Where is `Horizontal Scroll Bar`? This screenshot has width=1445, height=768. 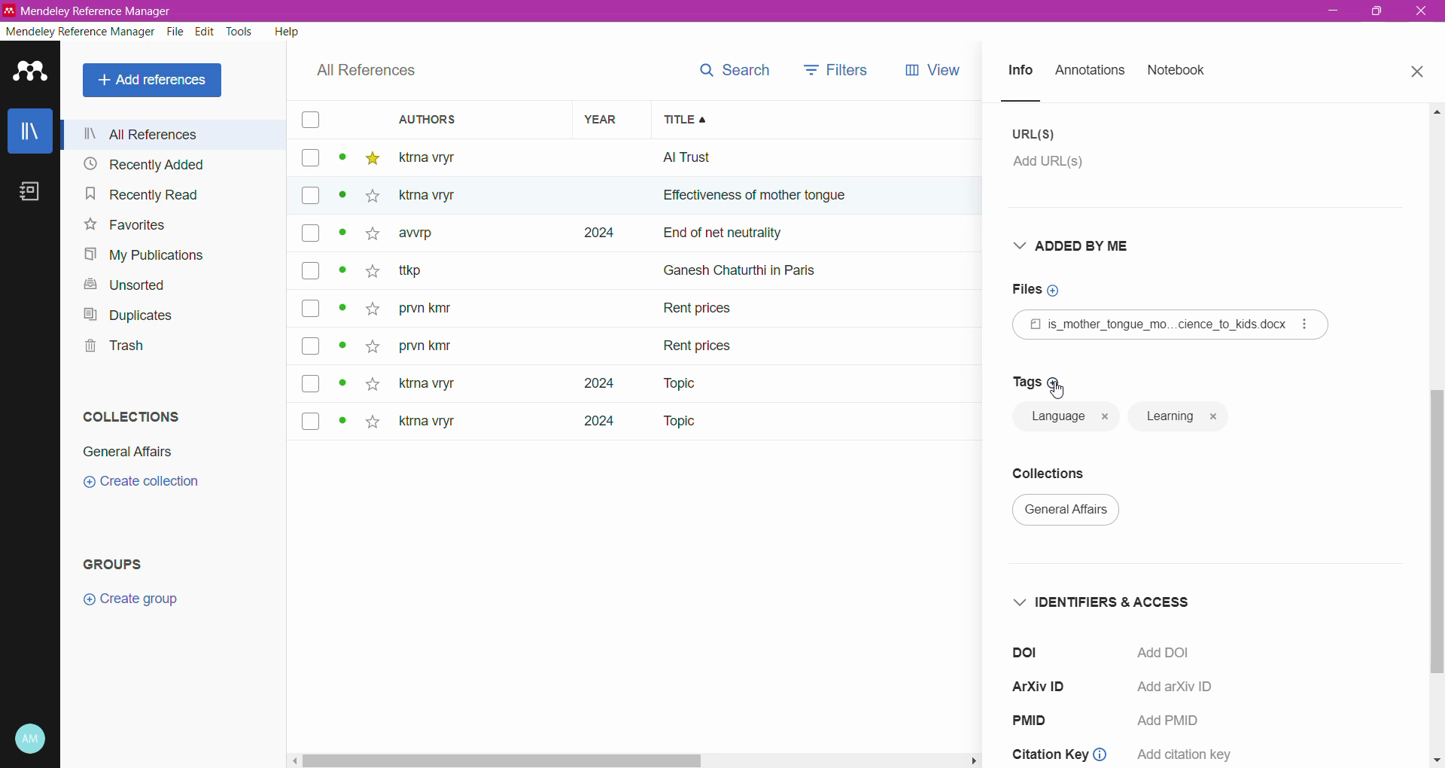 Horizontal Scroll Bar is located at coordinates (865, 763).